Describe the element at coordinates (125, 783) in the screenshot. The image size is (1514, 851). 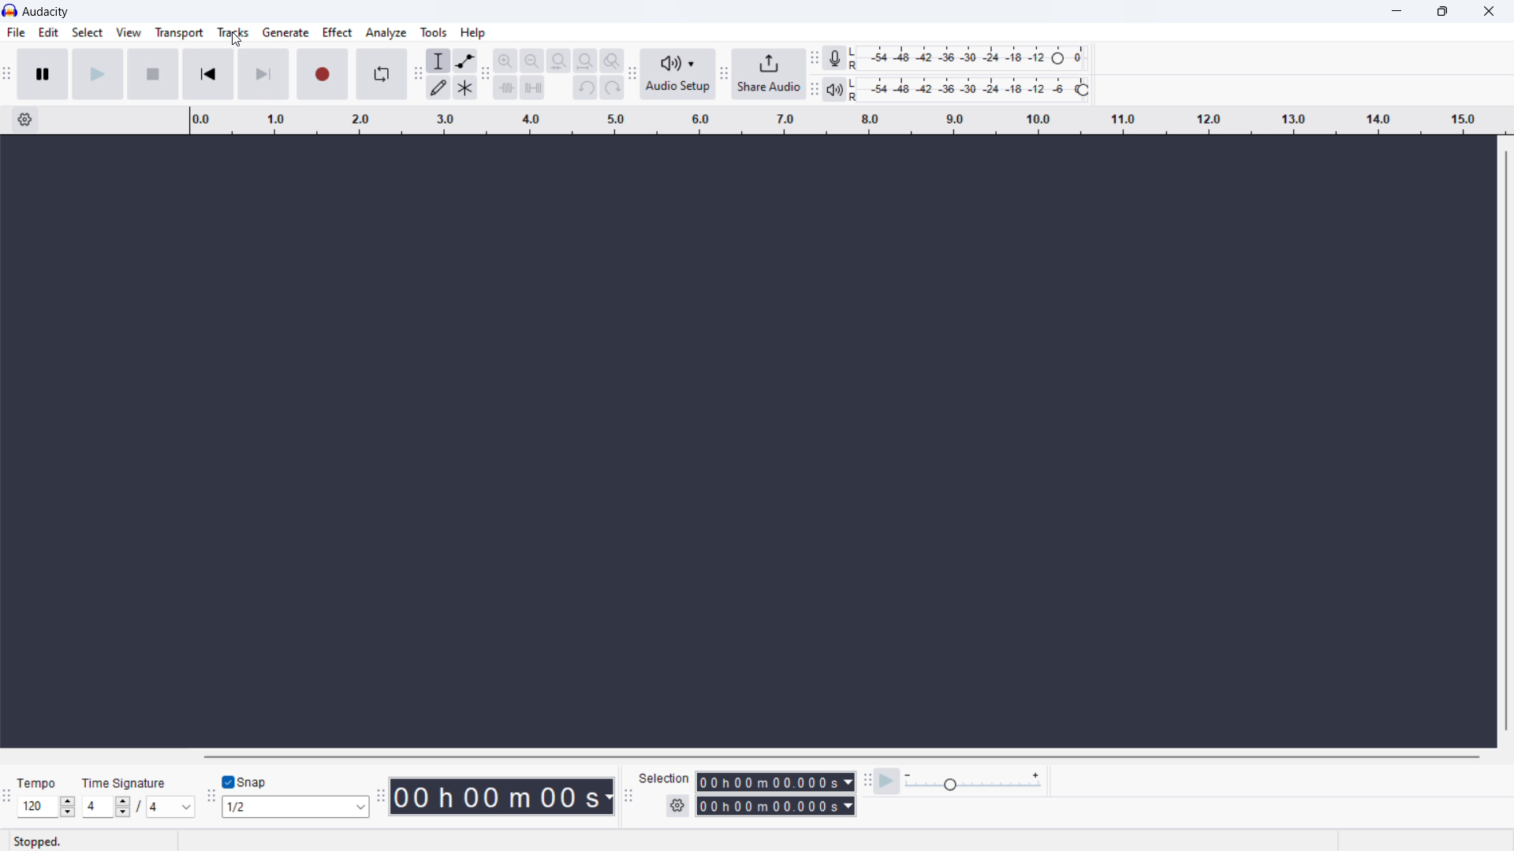
I see `Time Signatures` at that location.